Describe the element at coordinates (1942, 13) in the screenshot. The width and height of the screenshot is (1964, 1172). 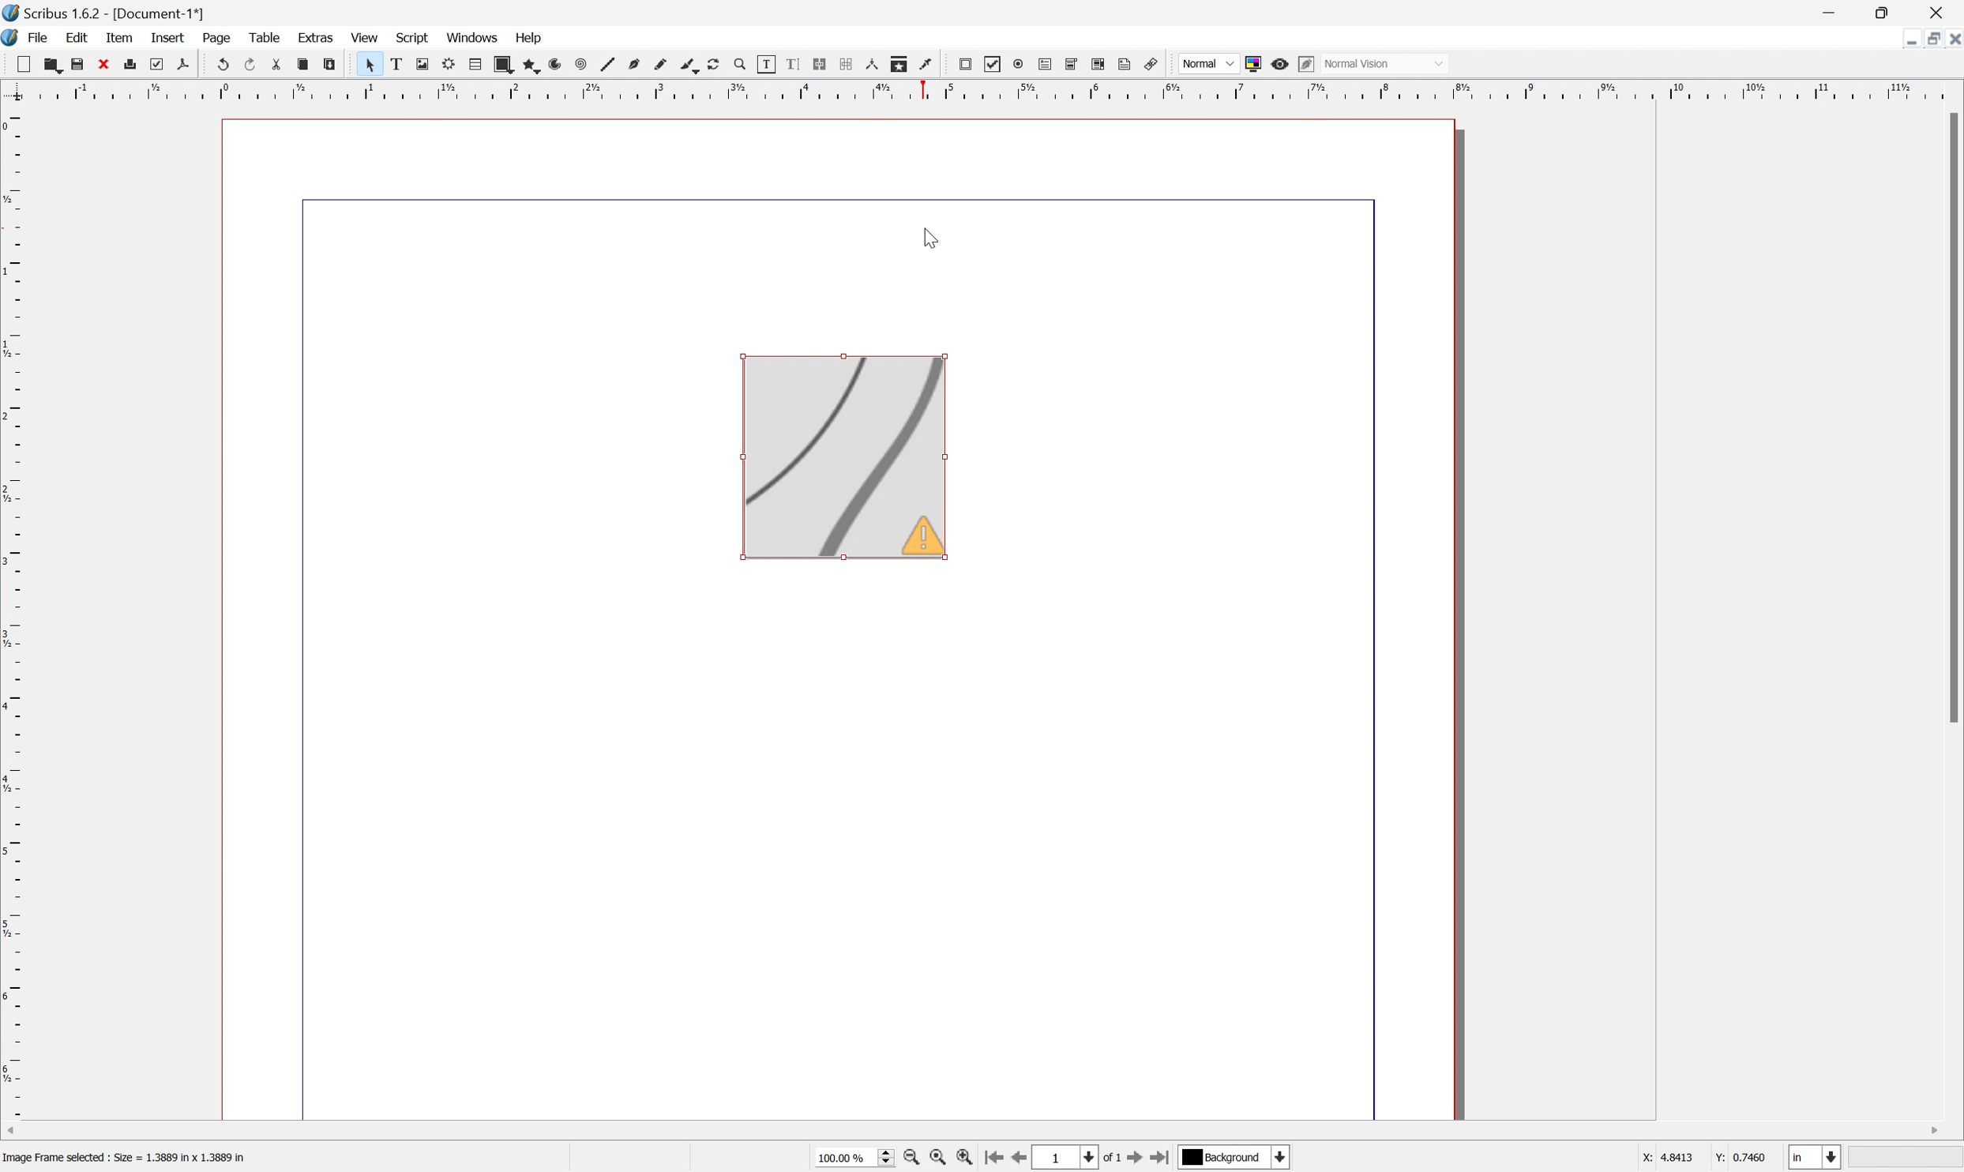
I see `Close` at that location.